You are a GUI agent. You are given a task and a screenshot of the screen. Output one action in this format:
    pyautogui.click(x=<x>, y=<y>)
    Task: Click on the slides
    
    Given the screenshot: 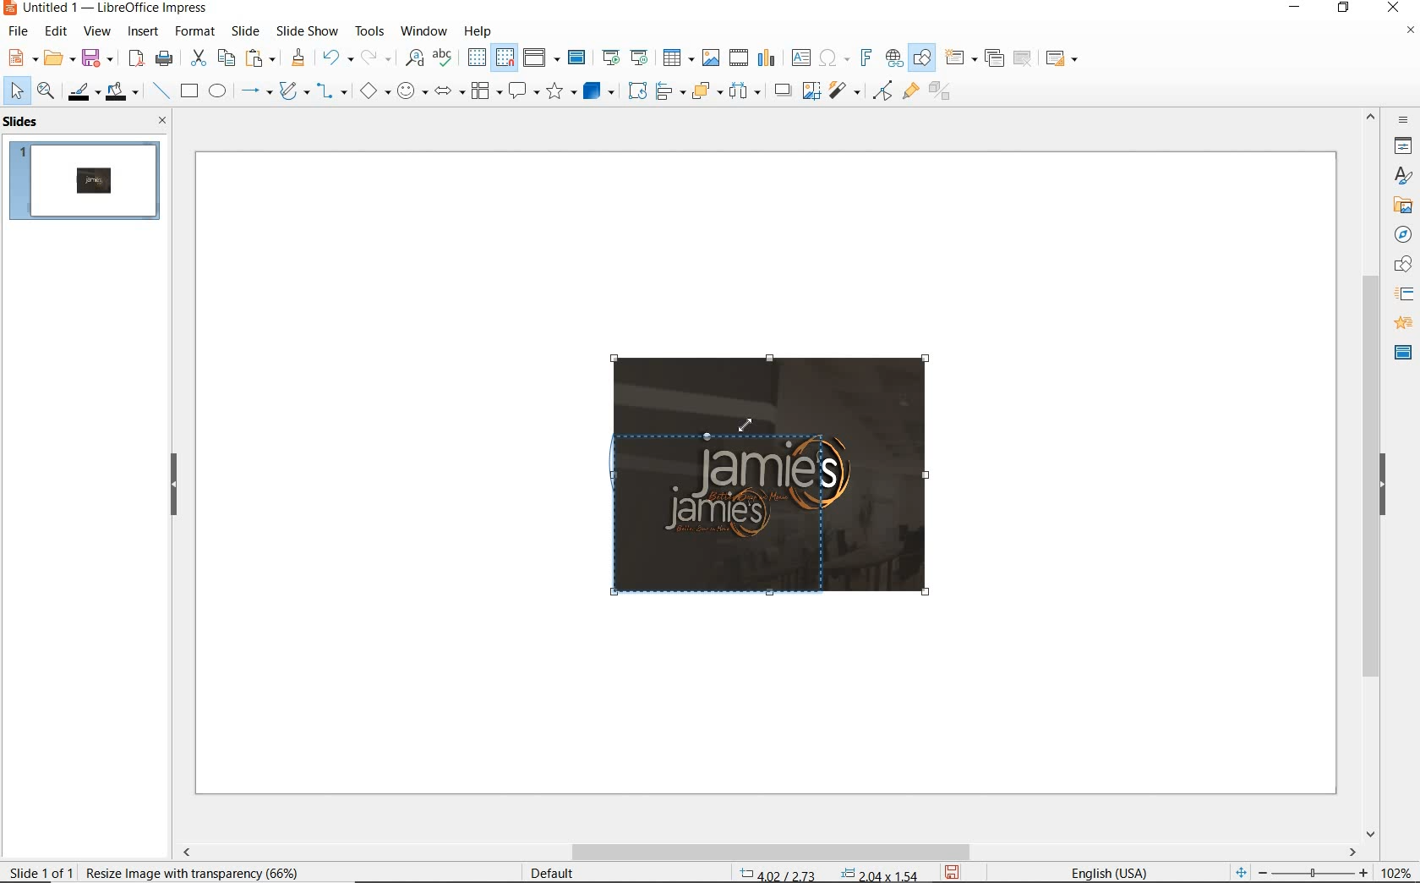 What is the action you would take?
    pyautogui.click(x=25, y=122)
    